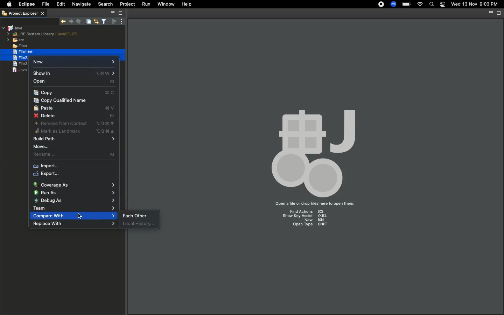 The height and width of the screenshot is (315, 504). I want to click on Import, so click(47, 166).